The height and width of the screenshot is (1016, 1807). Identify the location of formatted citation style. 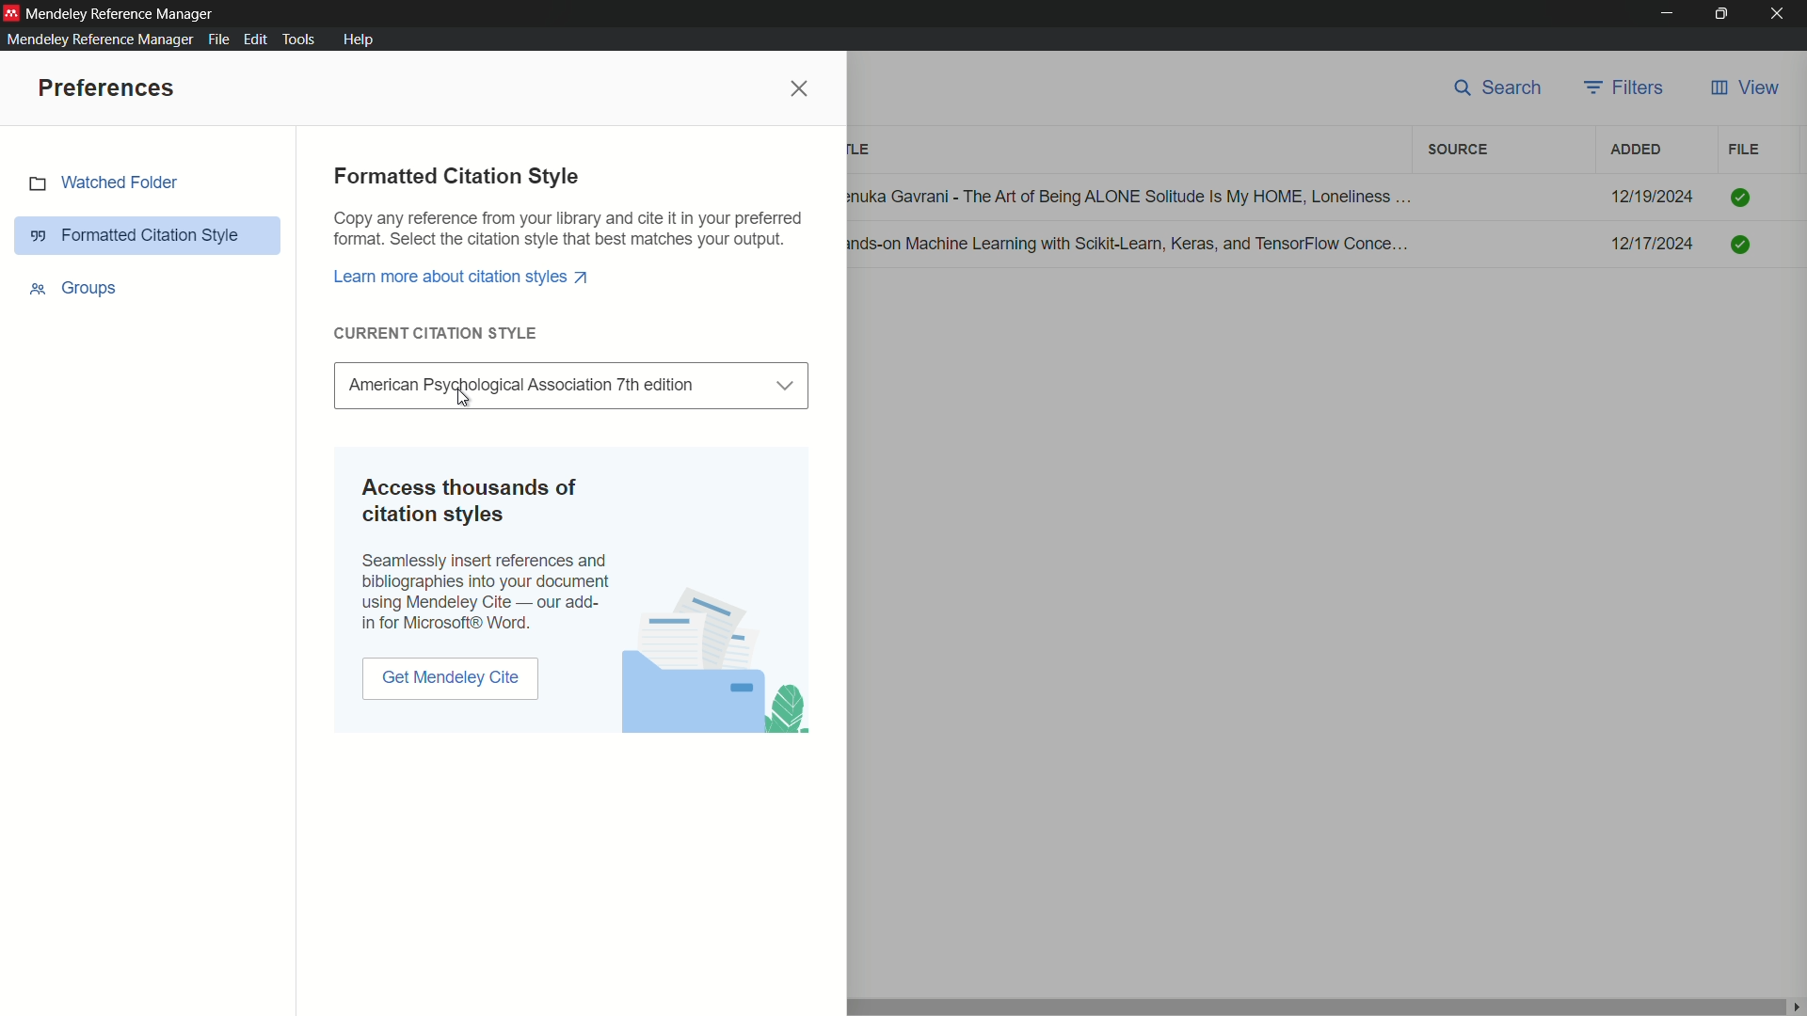
(152, 235).